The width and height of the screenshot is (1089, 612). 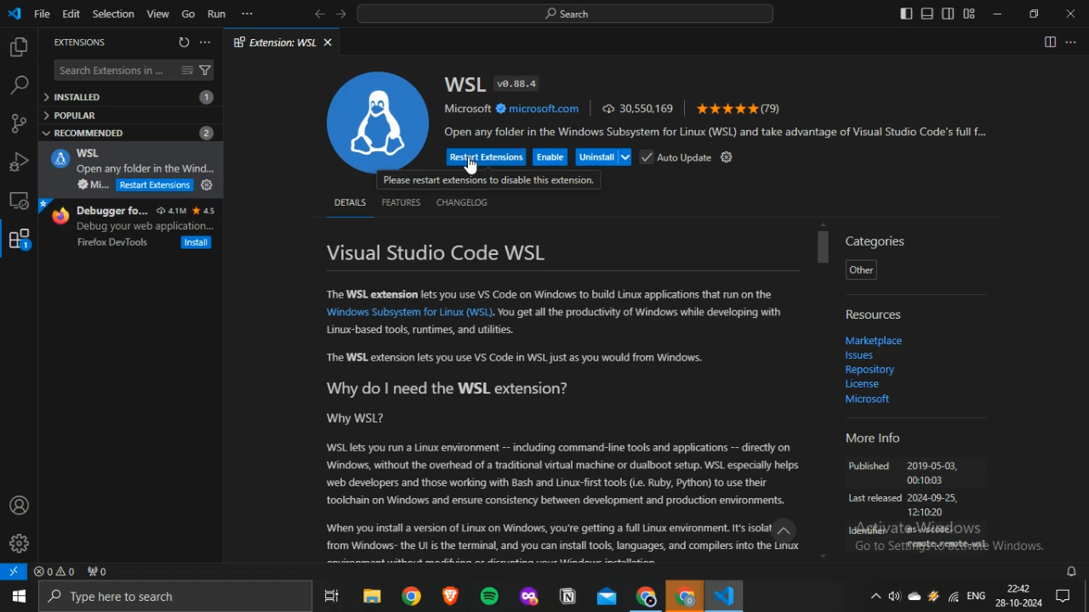 I want to click on Firefox DevTools, so click(x=113, y=243).